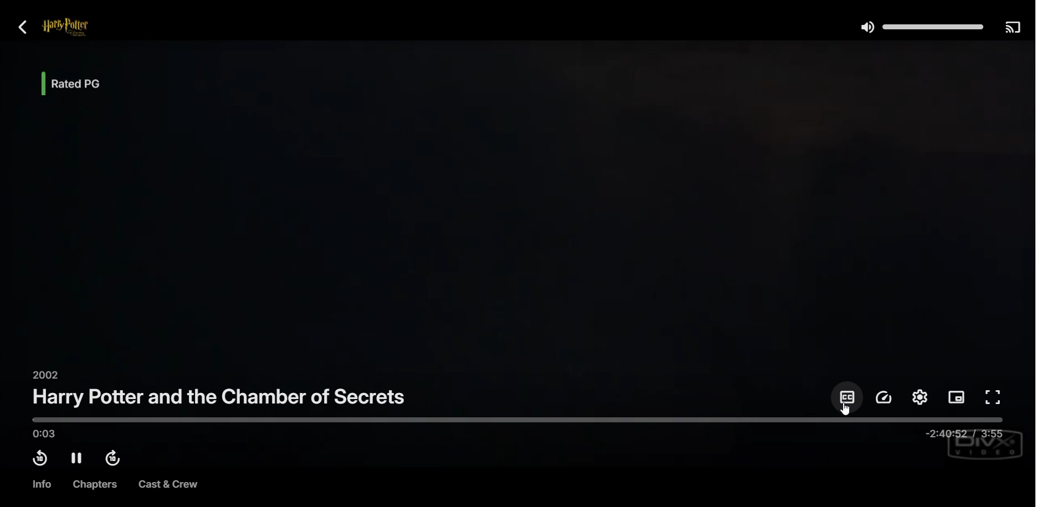 The image size is (1037, 507). What do you see at coordinates (92, 484) in the screenshot?
I see `Chapters` at bounding box center [92, 484].